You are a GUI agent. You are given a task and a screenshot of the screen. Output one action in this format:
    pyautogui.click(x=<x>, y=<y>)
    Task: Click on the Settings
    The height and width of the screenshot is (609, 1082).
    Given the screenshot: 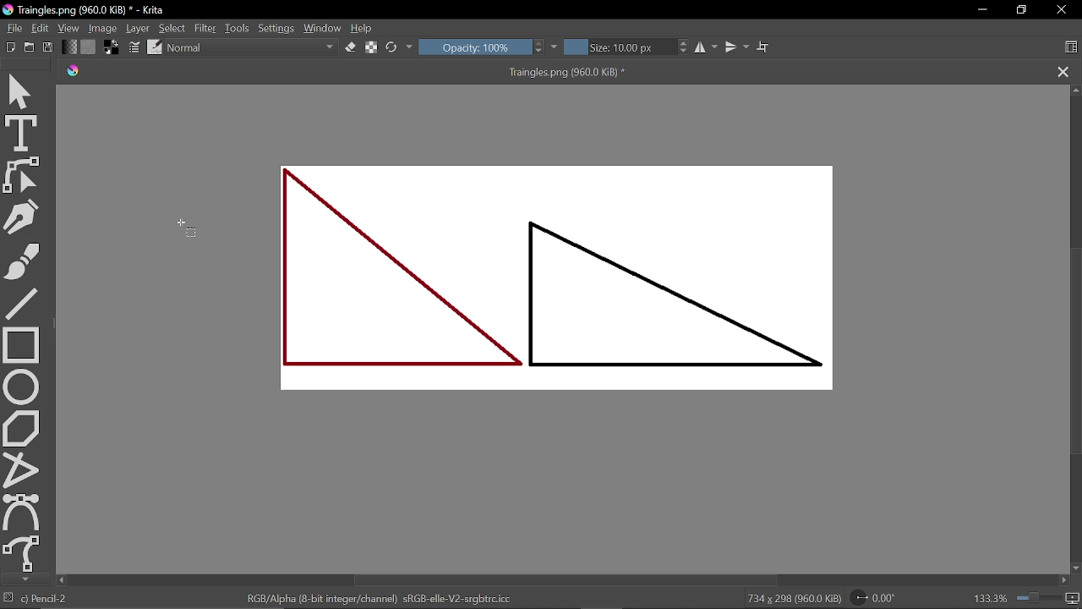 What is the action you would take?
    pyautogui.click(x=276, y=26)
    